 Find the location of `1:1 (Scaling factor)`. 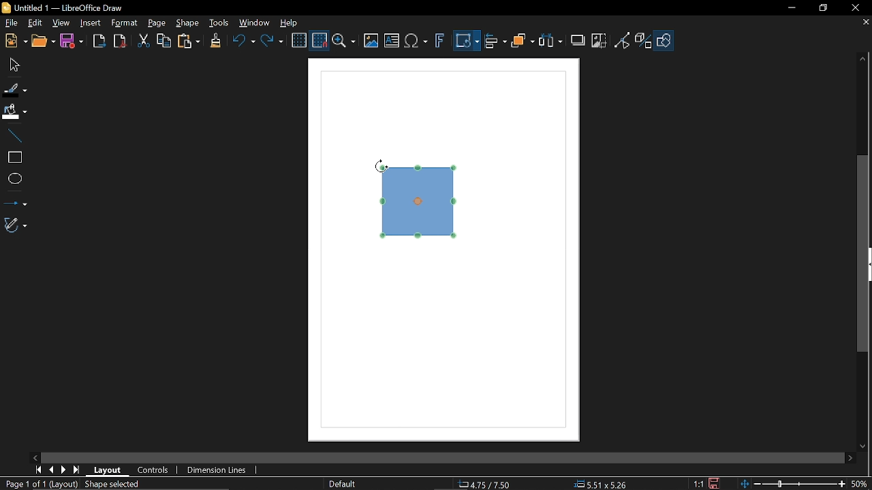

1:1 (Scaling factor) is located at coordinates (699, 485).